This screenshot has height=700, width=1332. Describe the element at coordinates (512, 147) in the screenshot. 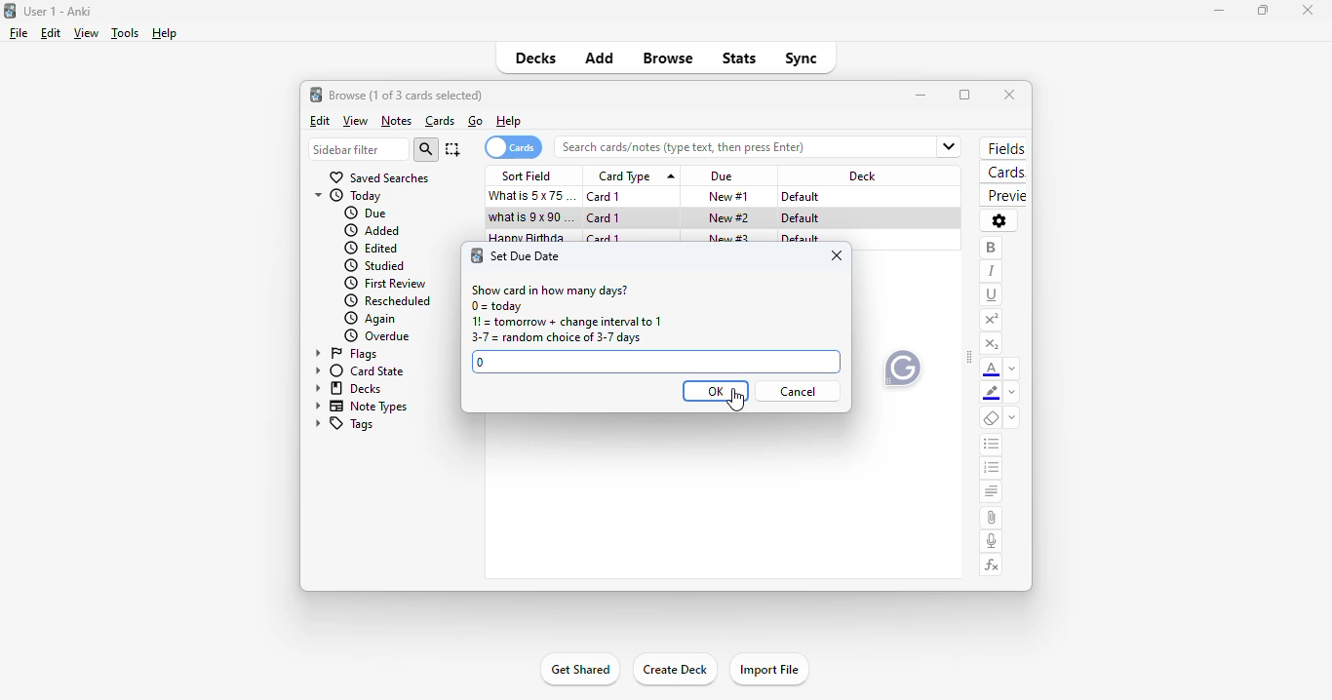

I see `cards` at that location.